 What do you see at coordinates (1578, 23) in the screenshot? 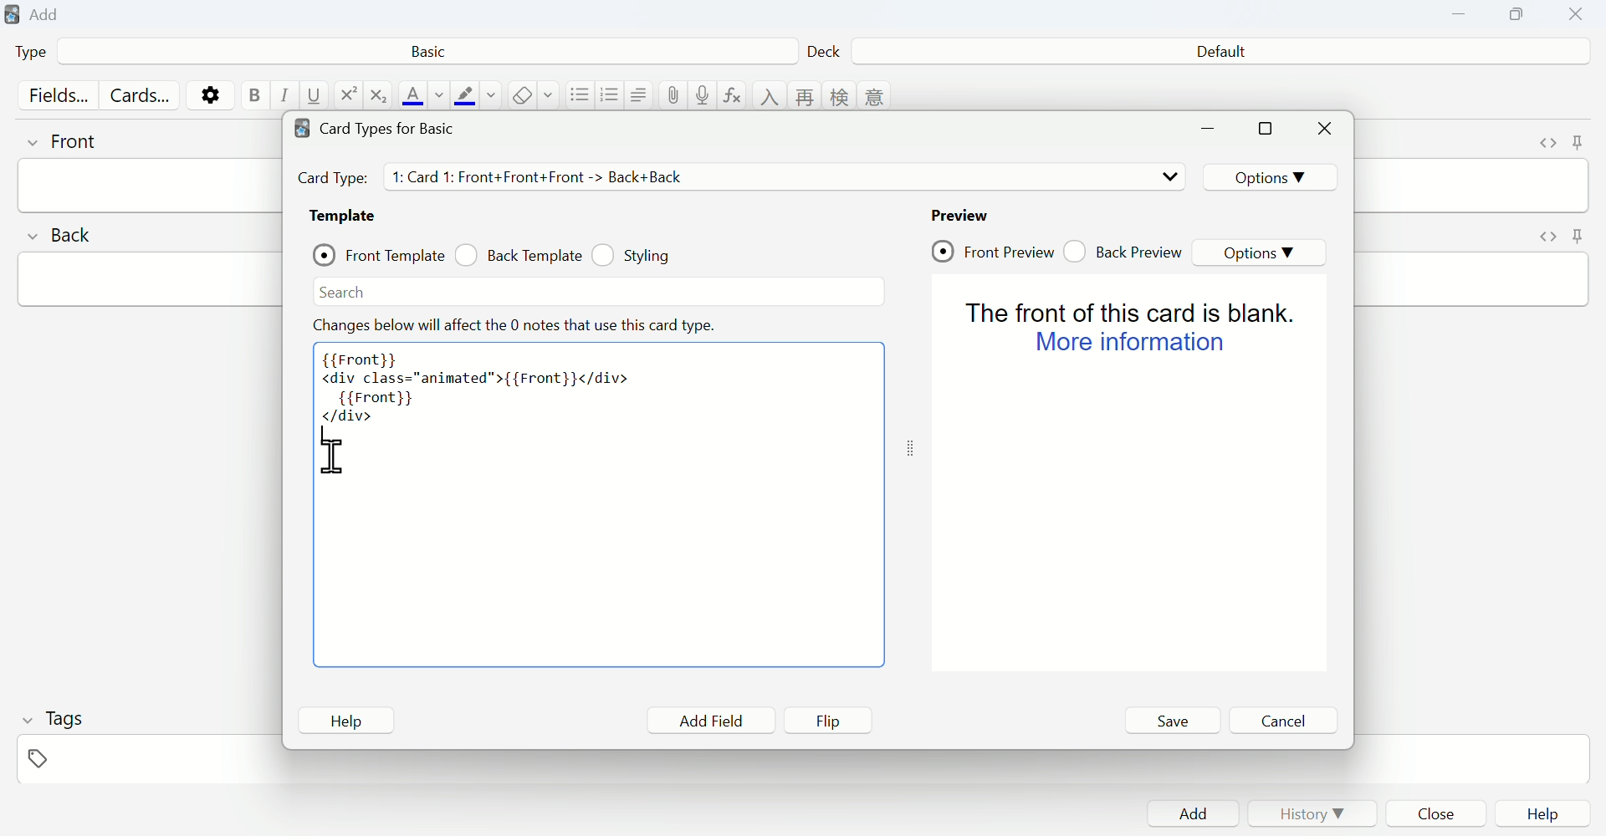
I see `Close` at bounding box center [1578, 23].